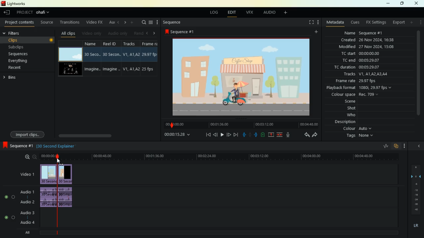  I want to click on up, so click(271, 135).